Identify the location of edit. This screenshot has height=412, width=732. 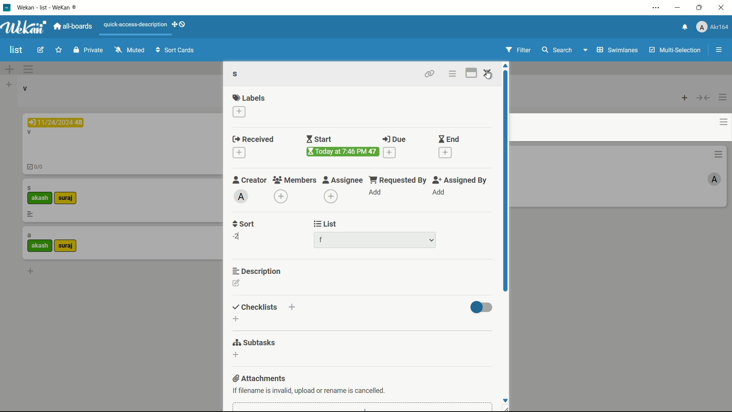
(40, 50).